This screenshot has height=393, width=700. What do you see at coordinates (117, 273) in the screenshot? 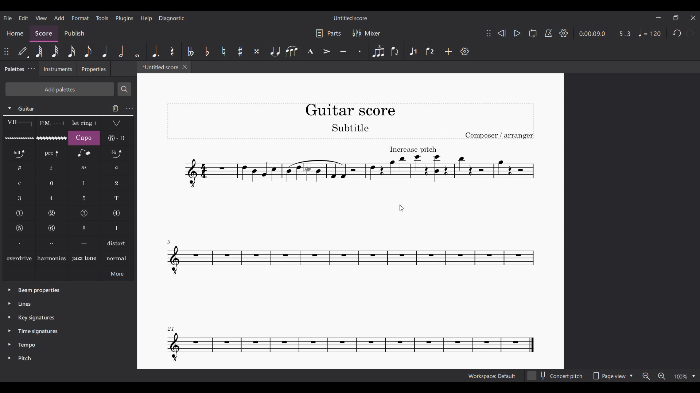
I see `More` at bounding box center [117, 273].